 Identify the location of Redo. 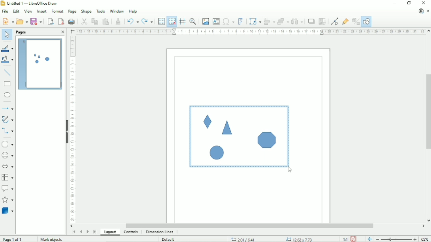
(148, 22).